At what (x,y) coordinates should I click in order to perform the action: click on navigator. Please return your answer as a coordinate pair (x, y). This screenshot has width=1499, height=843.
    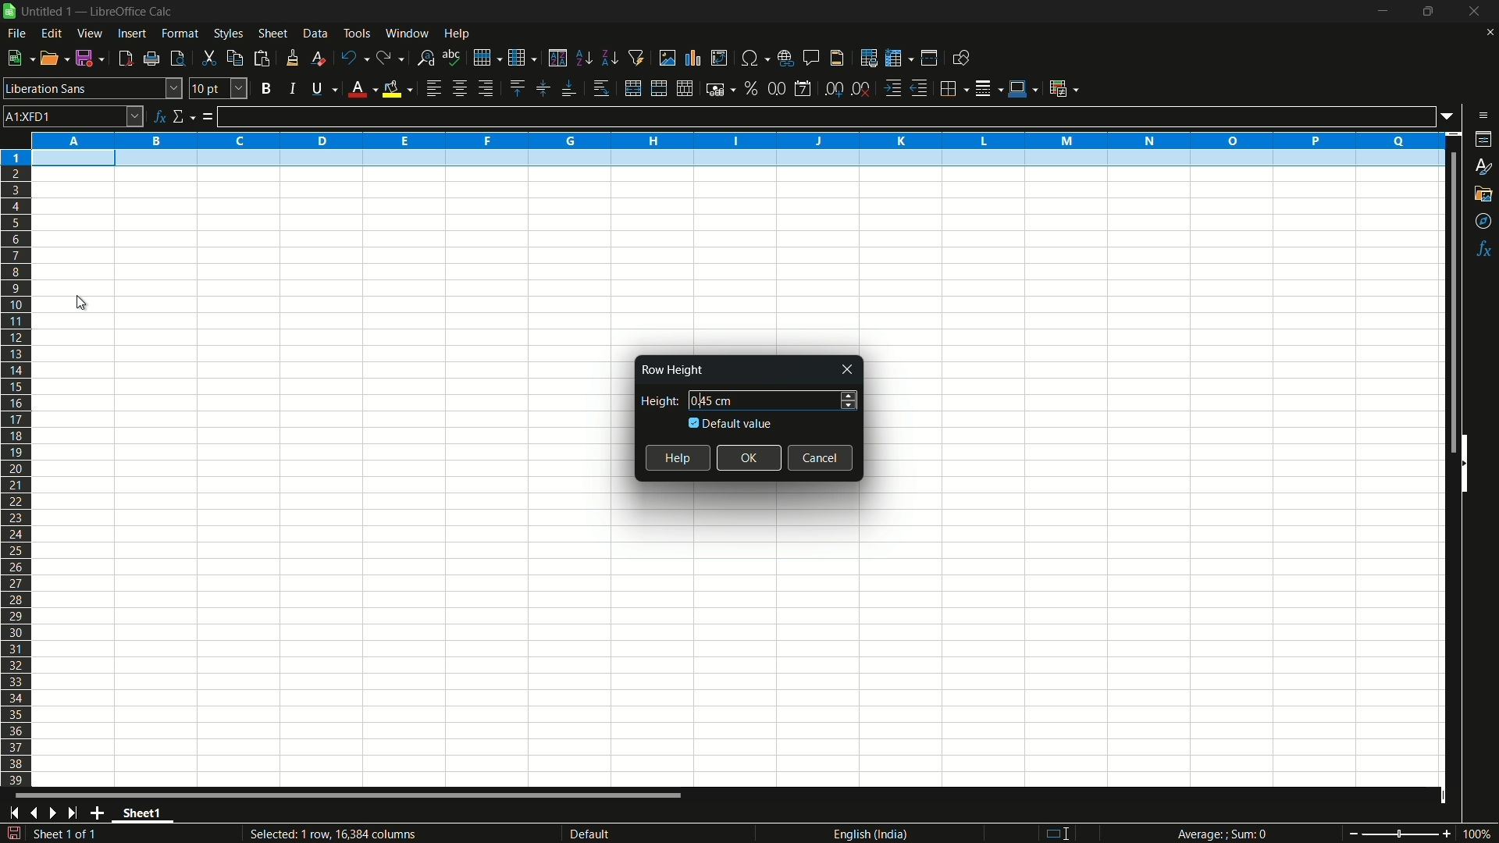
    Looking at the image, I should click on (1484, 222).